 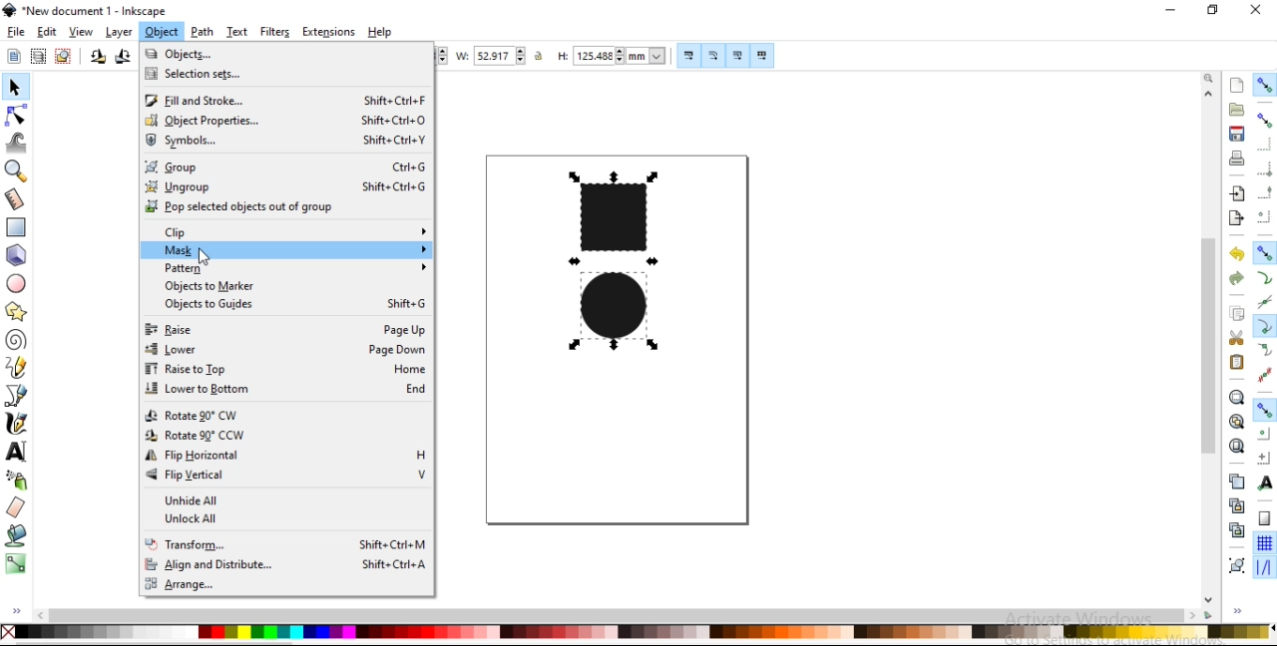 What do you see at coordinates (493, 56) in the screenshot?
I see `width of selection` at bounding box center [493, 56].